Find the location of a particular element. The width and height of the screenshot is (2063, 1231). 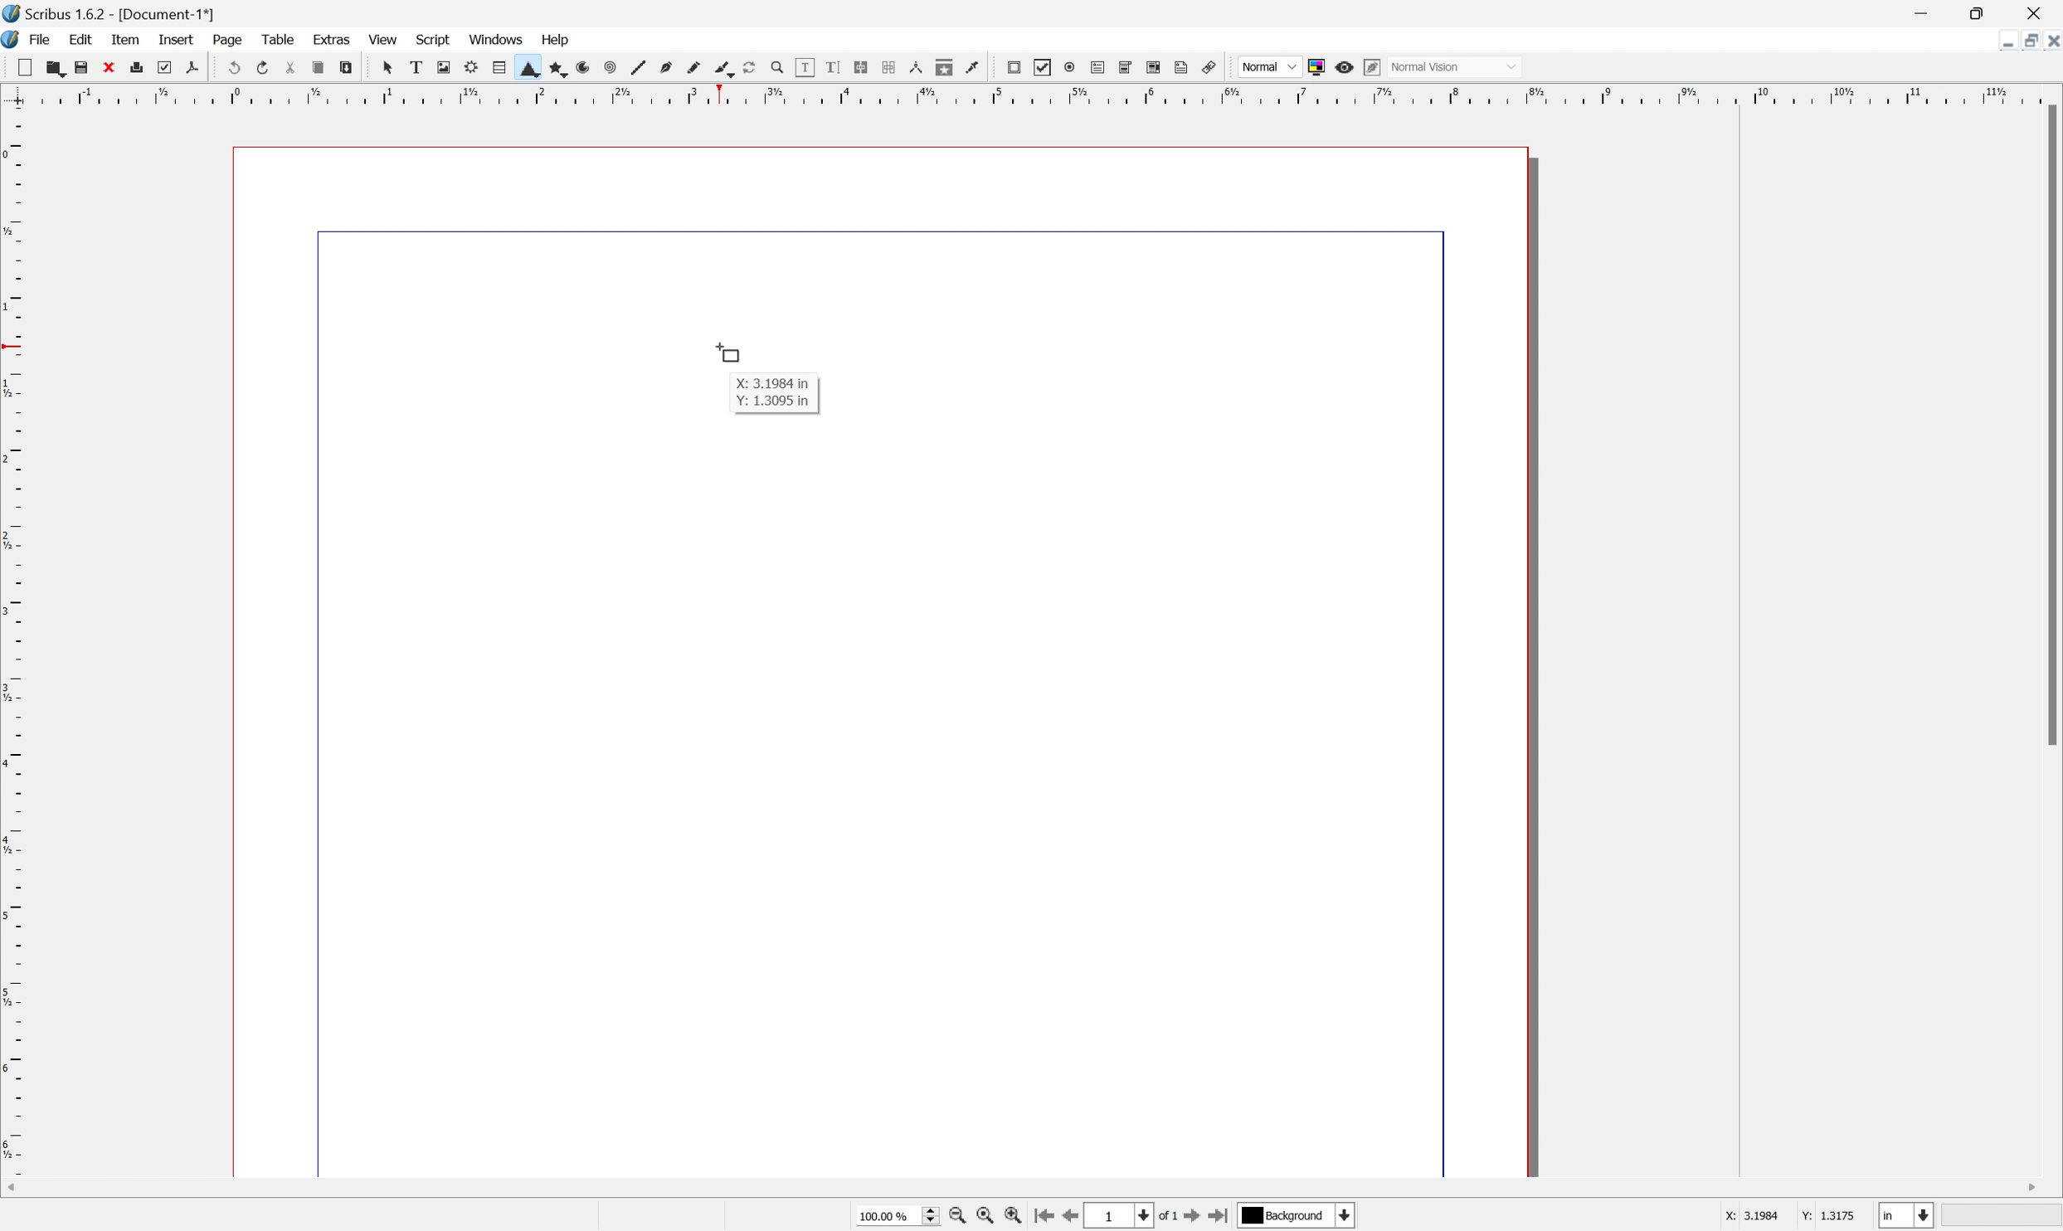

Scroll Right is located at coordinates (2028, 1189).